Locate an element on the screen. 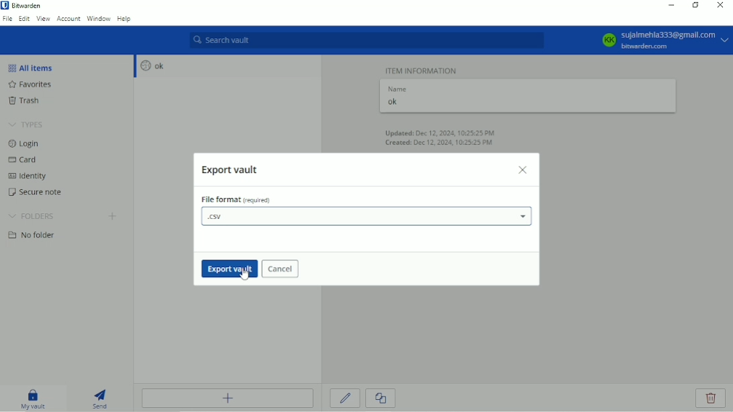  Edit is located at coordinates (24, 18).